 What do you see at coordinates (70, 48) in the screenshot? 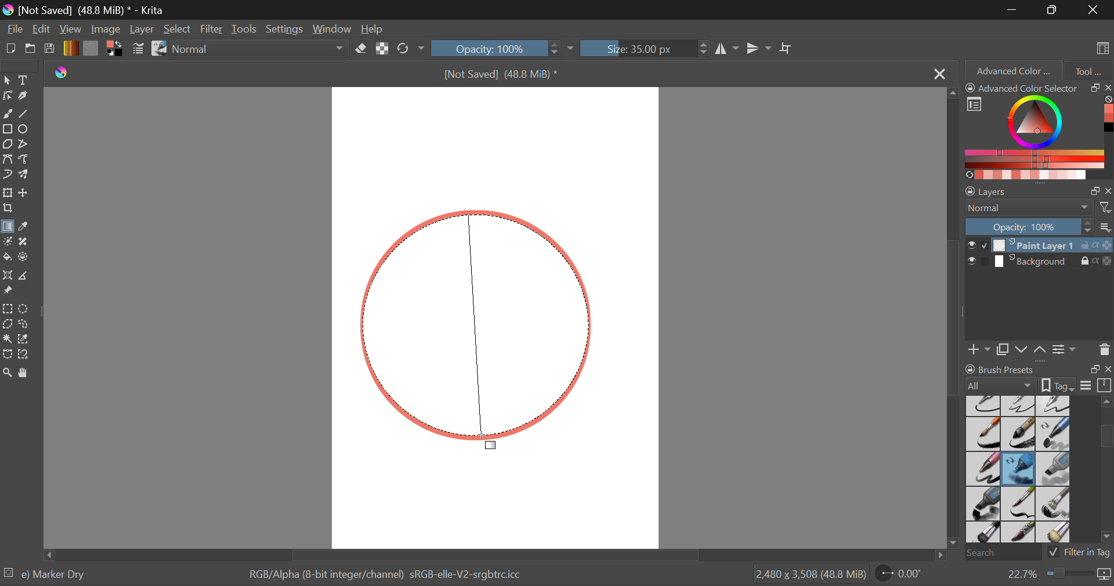
I see `Gradient` at bounding box center [70, 48].